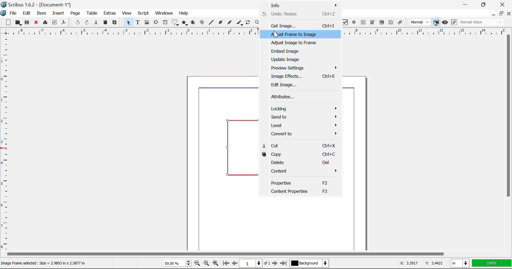 This screenshot has height=269, width=512. I want to click on Pdf Radio Button, so click(354, 23).